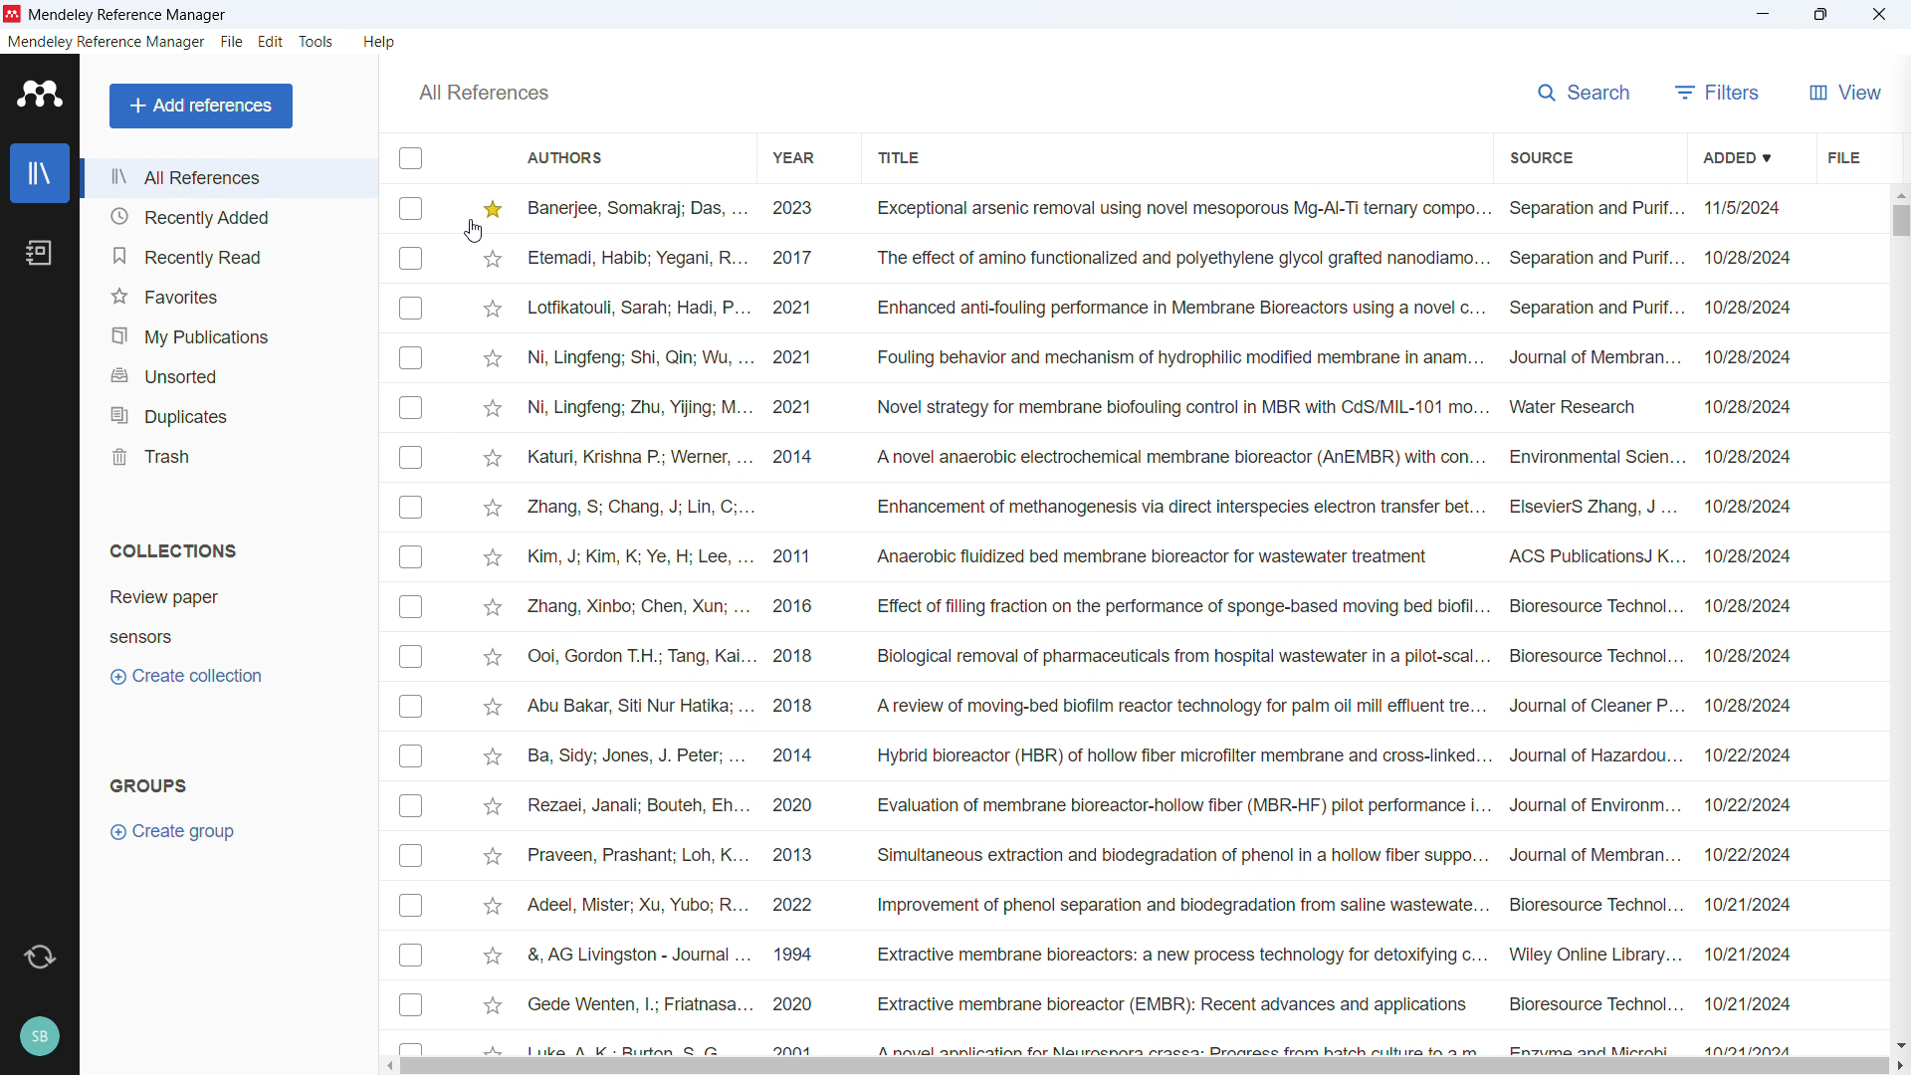 This screenshot has width=1911, height=1075. I want to click on Select all , so click(410, 158).